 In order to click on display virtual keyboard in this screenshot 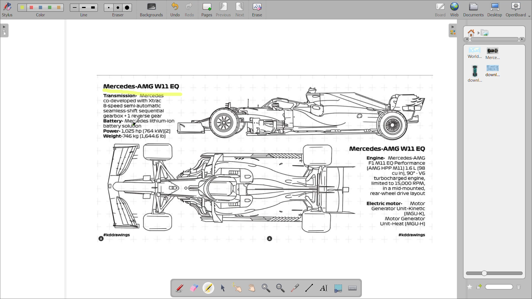, I will do `click(353, 288)`.